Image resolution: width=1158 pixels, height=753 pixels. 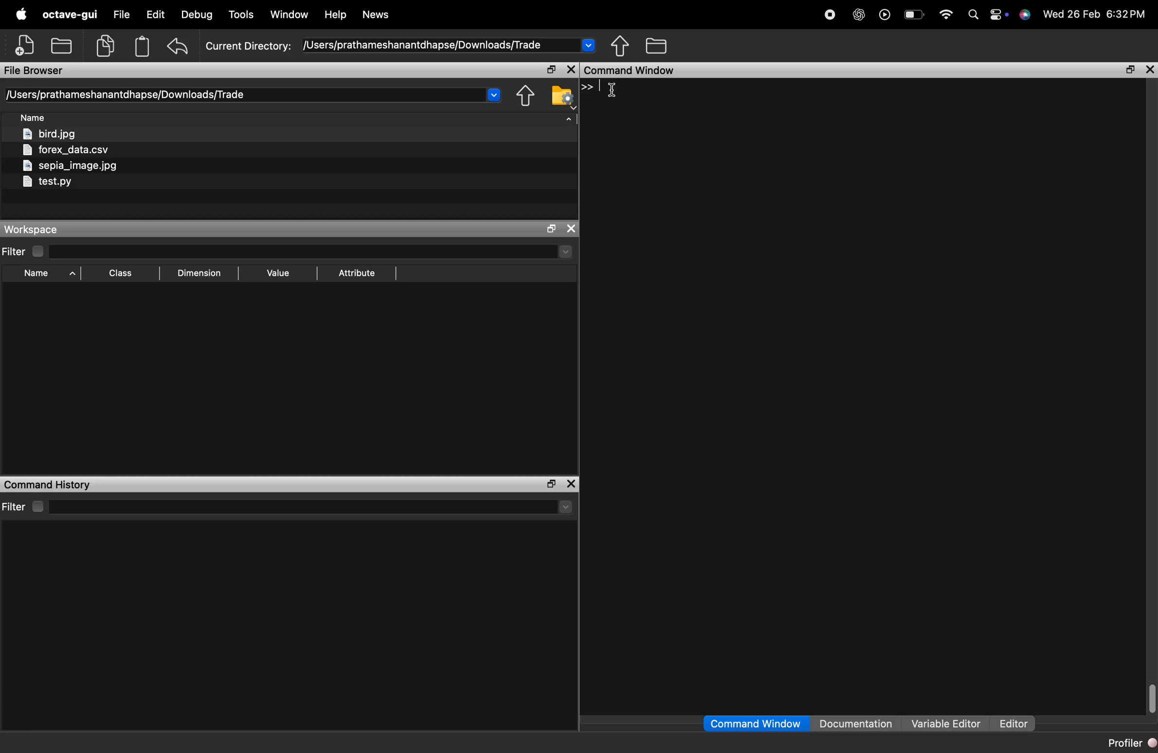 I want to click on support, so click(x=1026, y=15).